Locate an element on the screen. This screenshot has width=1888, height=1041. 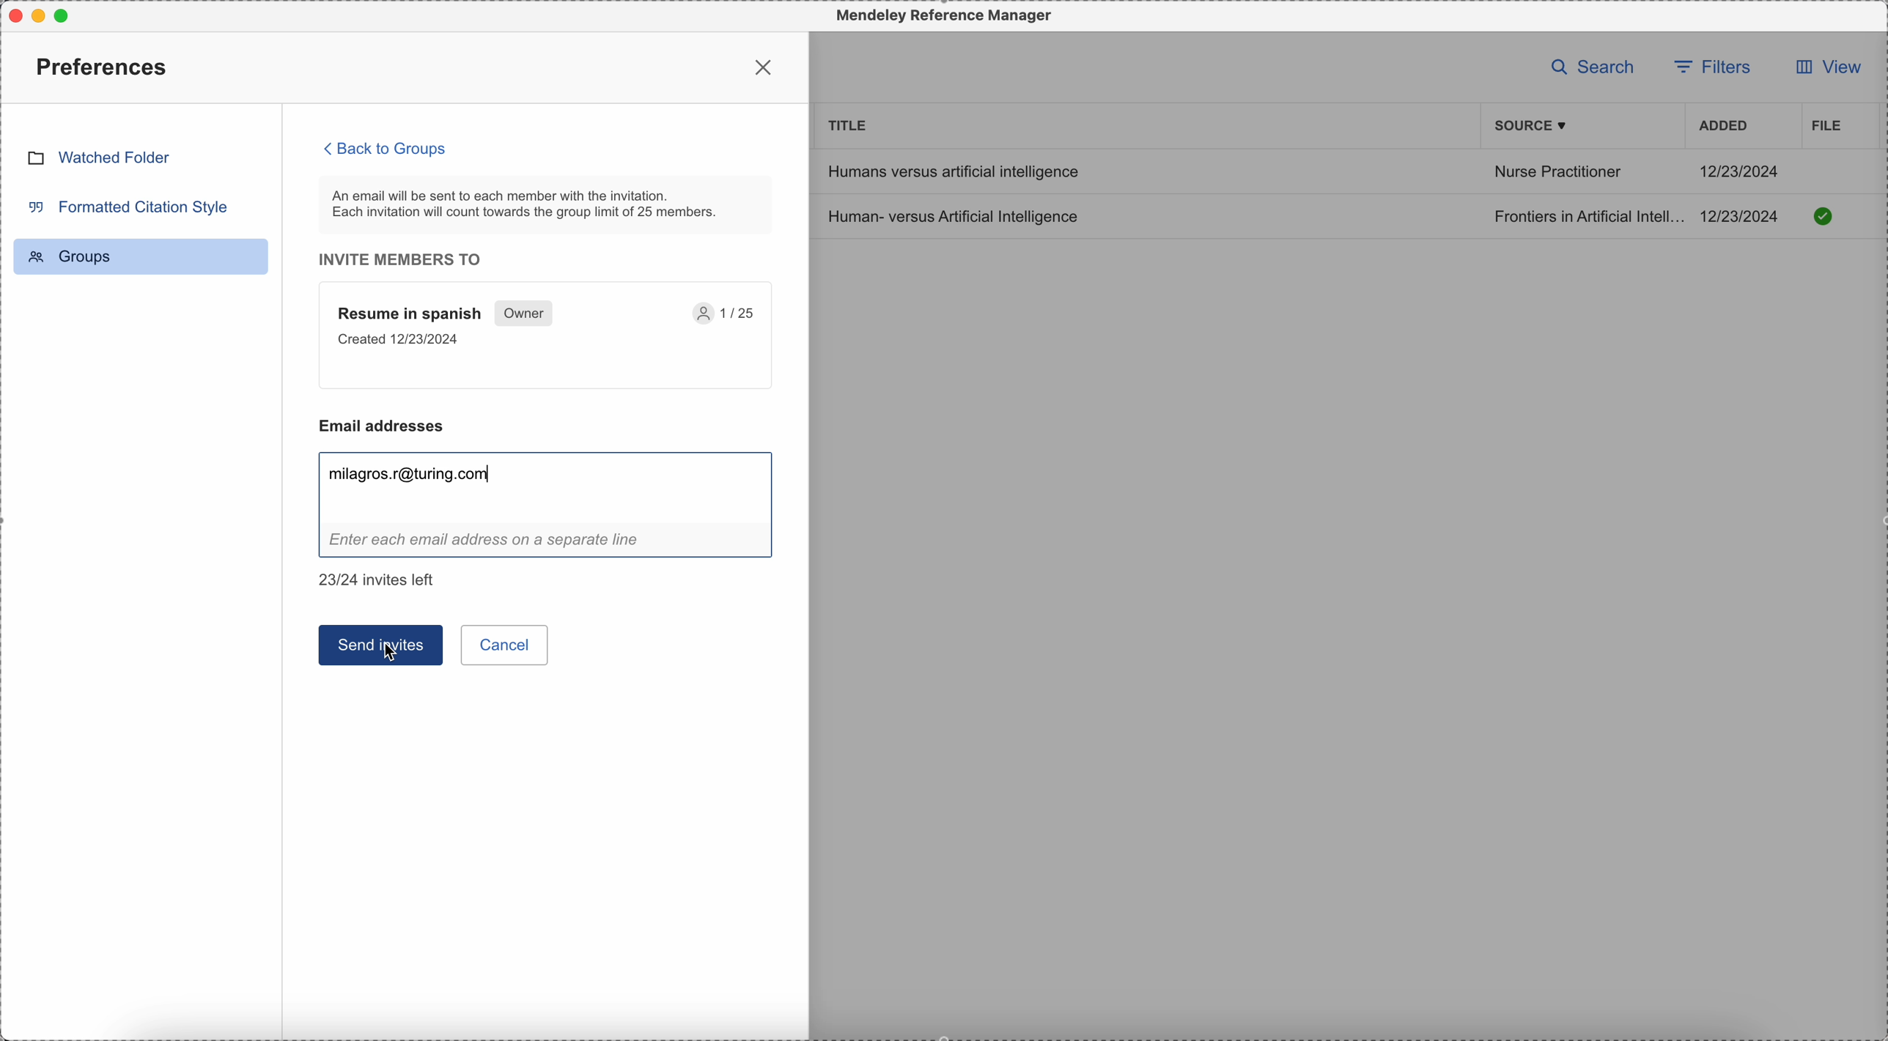
watched folder is located at coordinates (98, 157).